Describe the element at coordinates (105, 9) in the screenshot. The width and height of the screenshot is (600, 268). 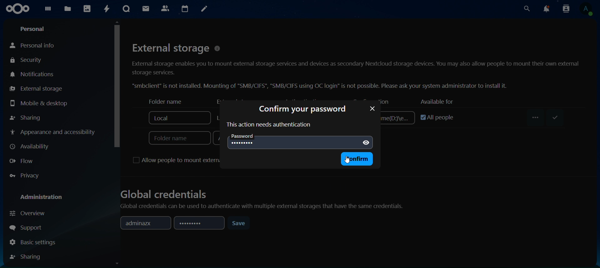
I see `activity` at that location.